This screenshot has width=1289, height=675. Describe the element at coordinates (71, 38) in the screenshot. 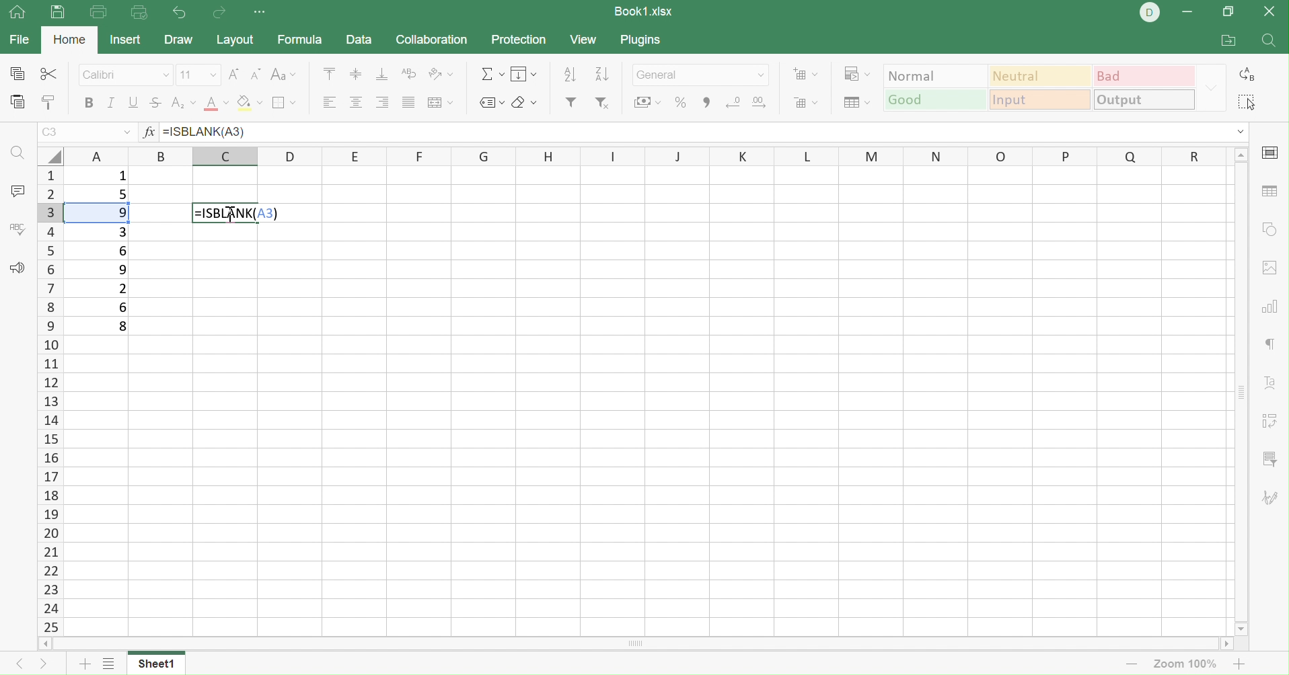

I see `Home` at that location.